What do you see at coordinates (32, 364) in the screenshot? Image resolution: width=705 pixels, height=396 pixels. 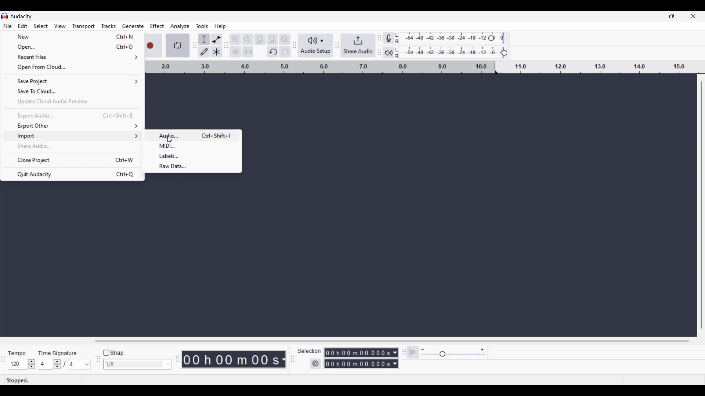 I see `Increase/Decrease tempo` at bounding box center [32, 364].